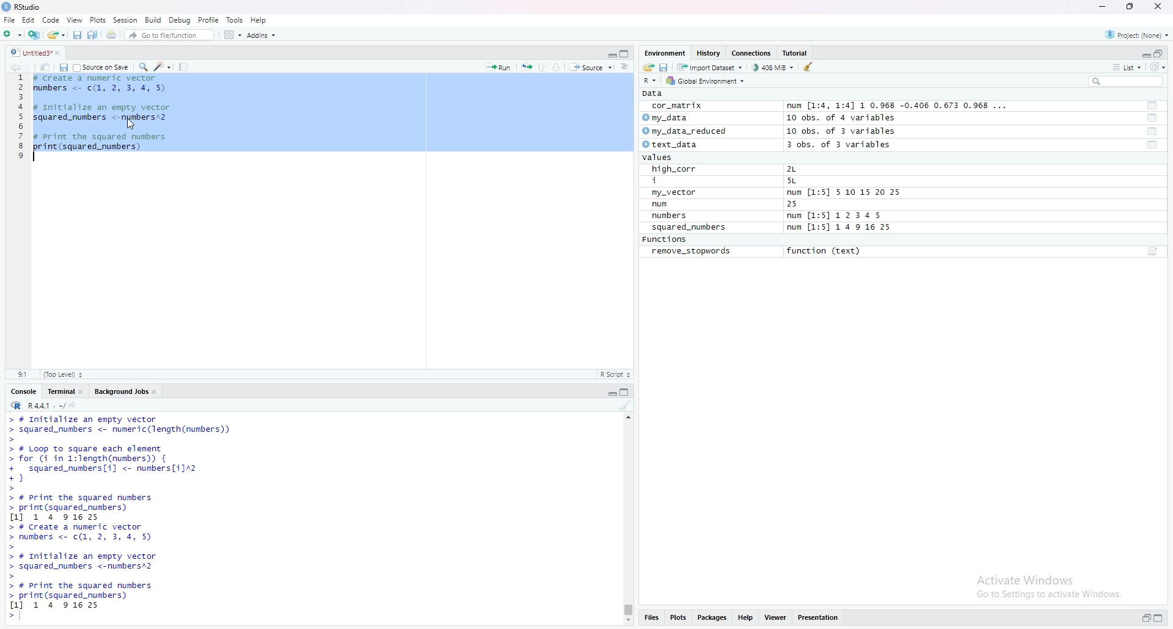 This screenshot has height=629, width=1173. I want to click on Presentation, so click(819, 618).